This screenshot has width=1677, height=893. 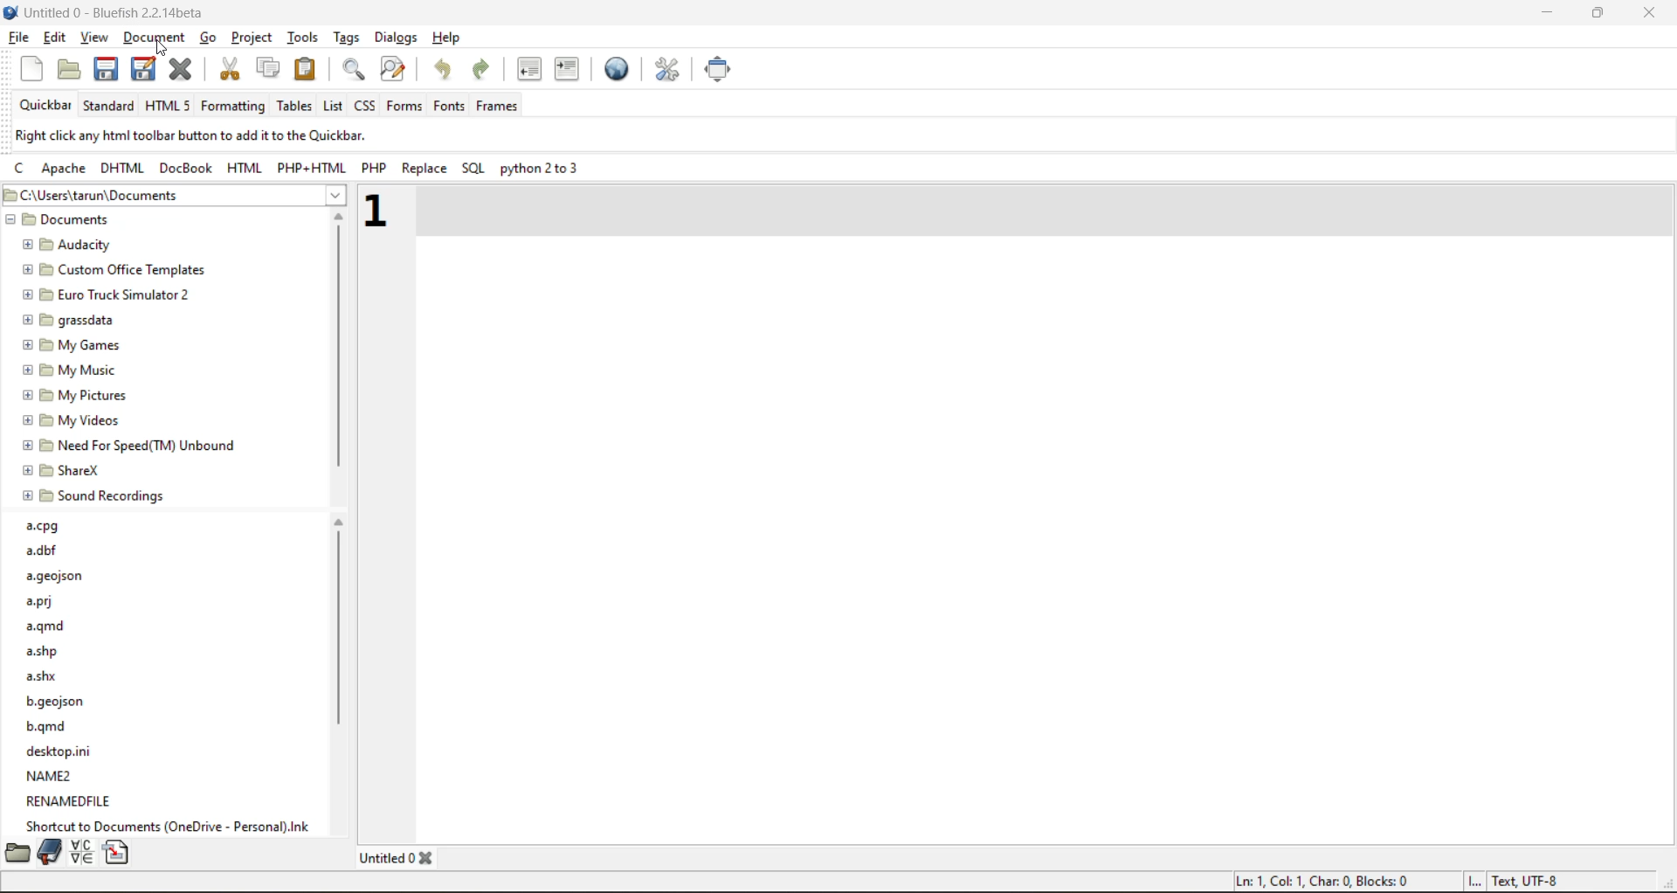 What do you see at coordinates (394, 66) in the screenshot?
I see `find and replace` at bounding box center [394, 66].